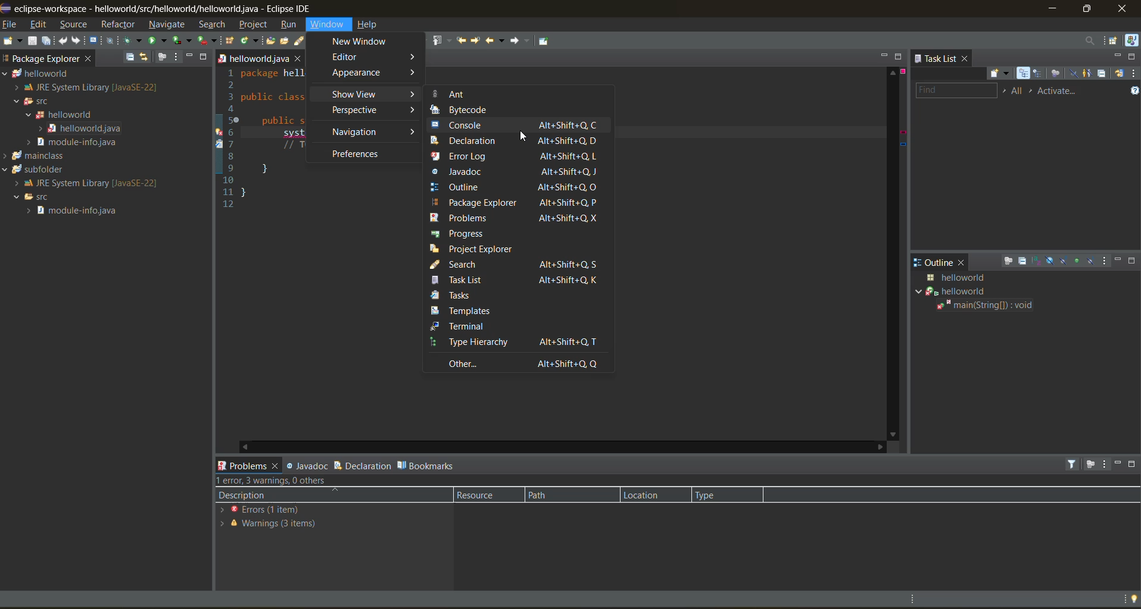  I want to click on helloworld java, so click(263, 58).